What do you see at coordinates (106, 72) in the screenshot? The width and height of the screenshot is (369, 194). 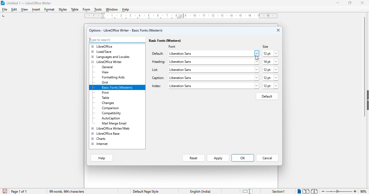 I see `view` at bounding box center [106, 72].